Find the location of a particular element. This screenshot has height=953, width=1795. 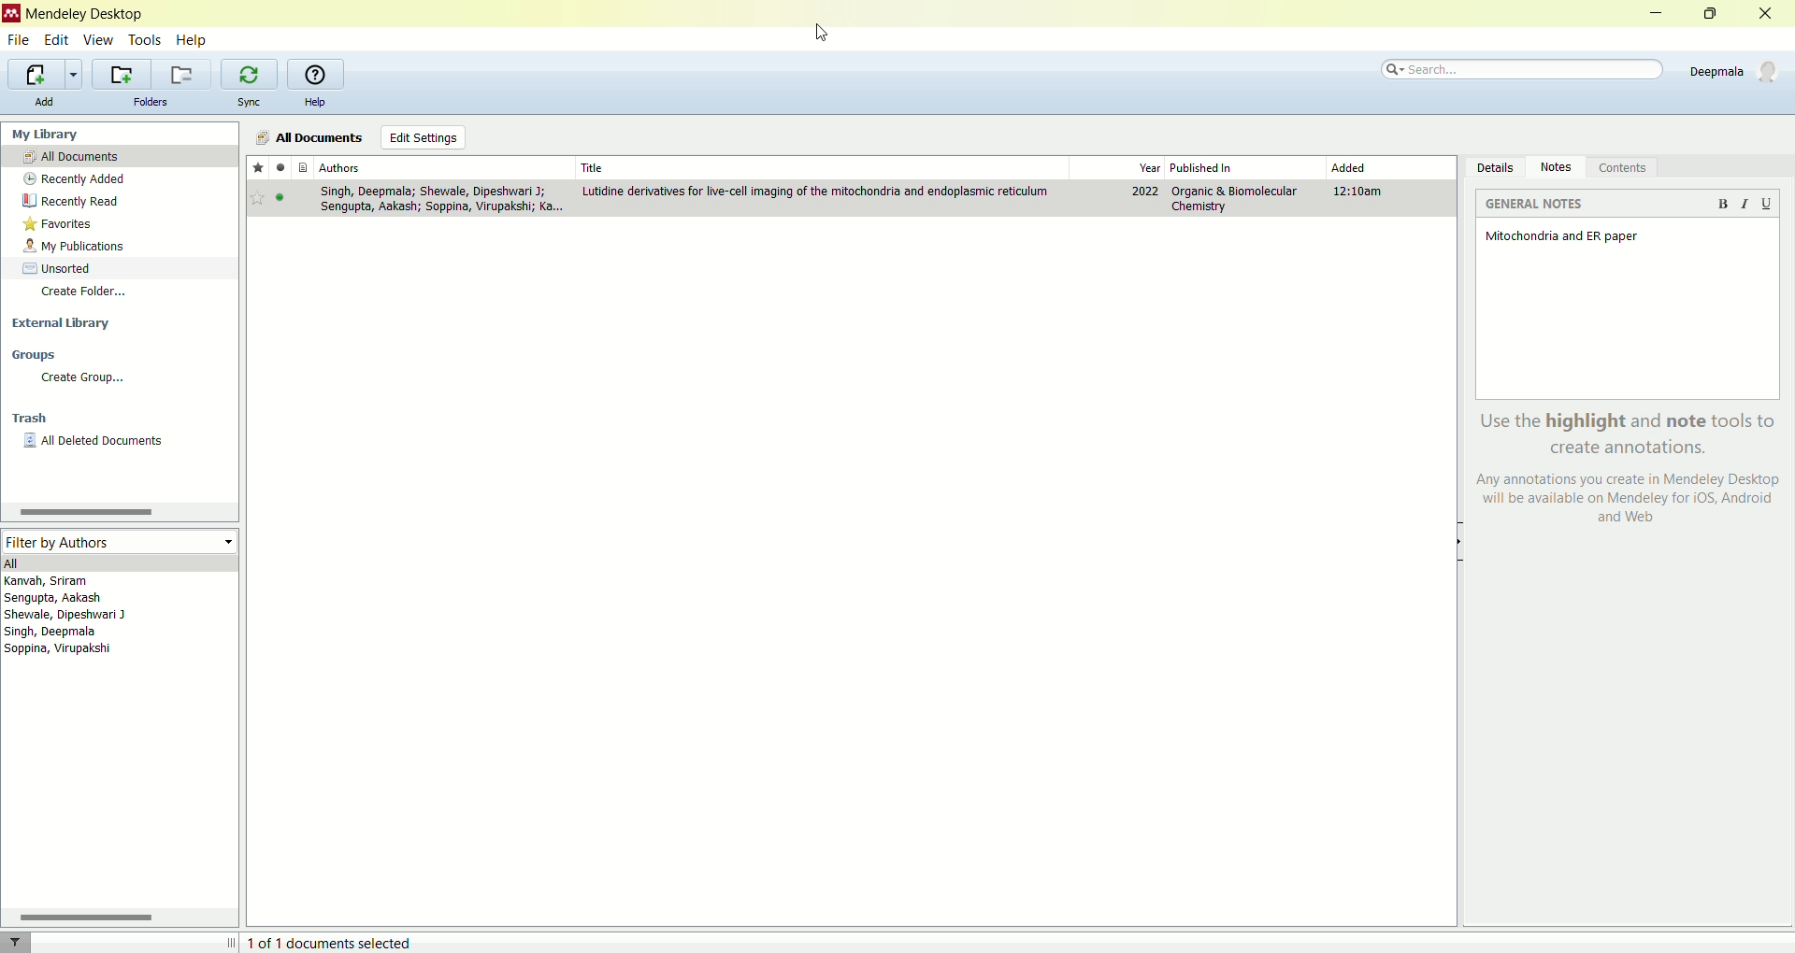

Kanvah, Sriram is located at coordinates (99, 580).